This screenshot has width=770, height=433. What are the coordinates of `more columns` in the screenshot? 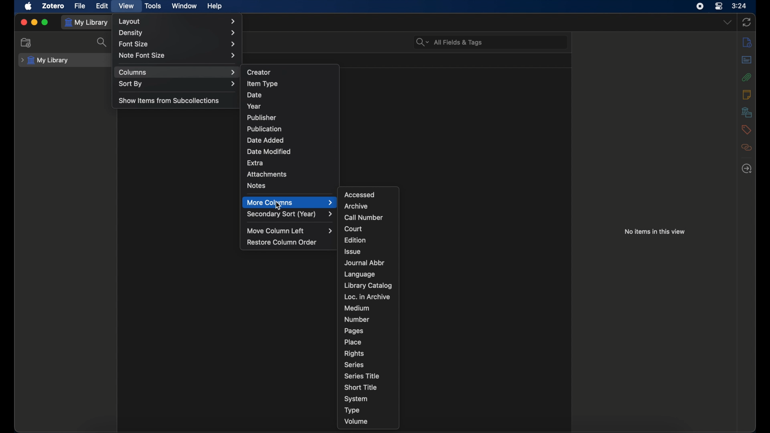 It's located at (290, 202).